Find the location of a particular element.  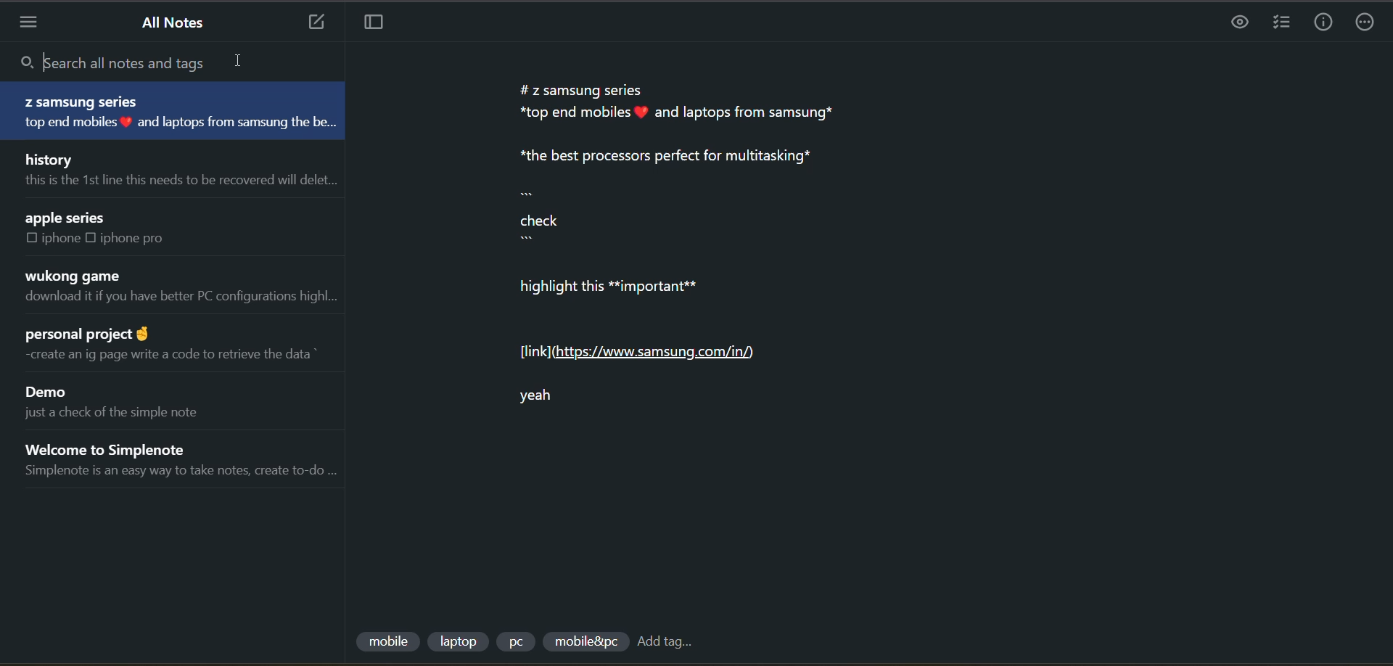

[link] (https://www.samsung.com/in/ is located at coordinates (641, 353).